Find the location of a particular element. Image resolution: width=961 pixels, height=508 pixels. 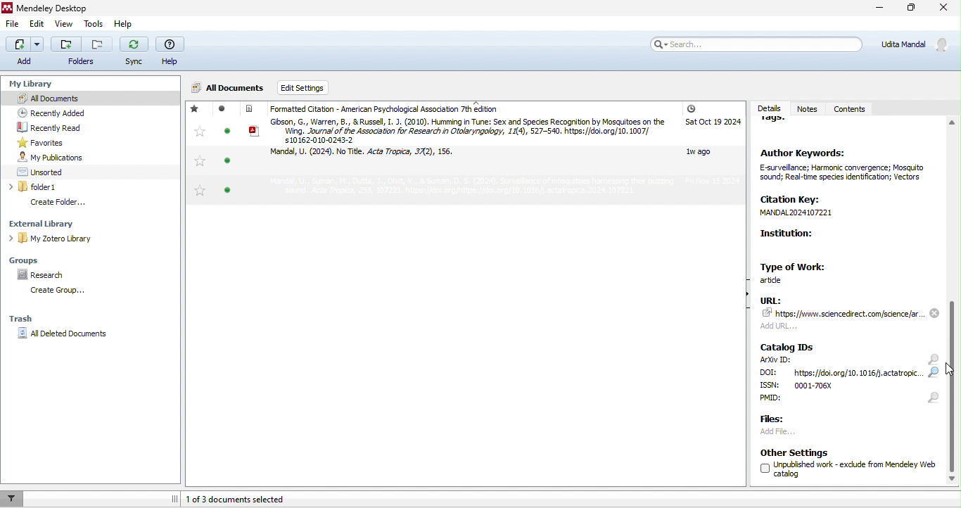

files is located at coordinates (777, 420).